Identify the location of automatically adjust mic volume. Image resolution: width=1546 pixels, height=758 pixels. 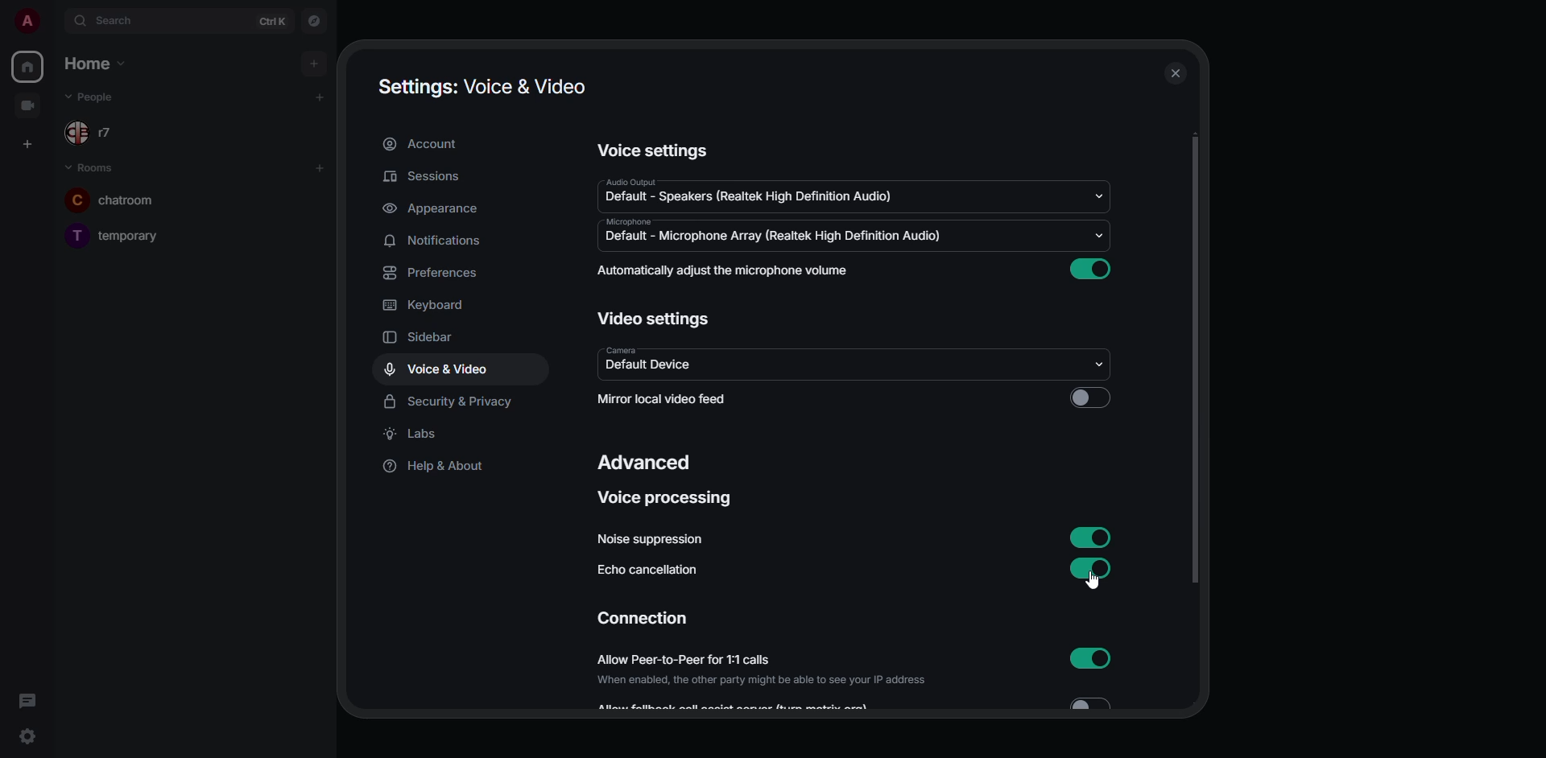
(725, 270).